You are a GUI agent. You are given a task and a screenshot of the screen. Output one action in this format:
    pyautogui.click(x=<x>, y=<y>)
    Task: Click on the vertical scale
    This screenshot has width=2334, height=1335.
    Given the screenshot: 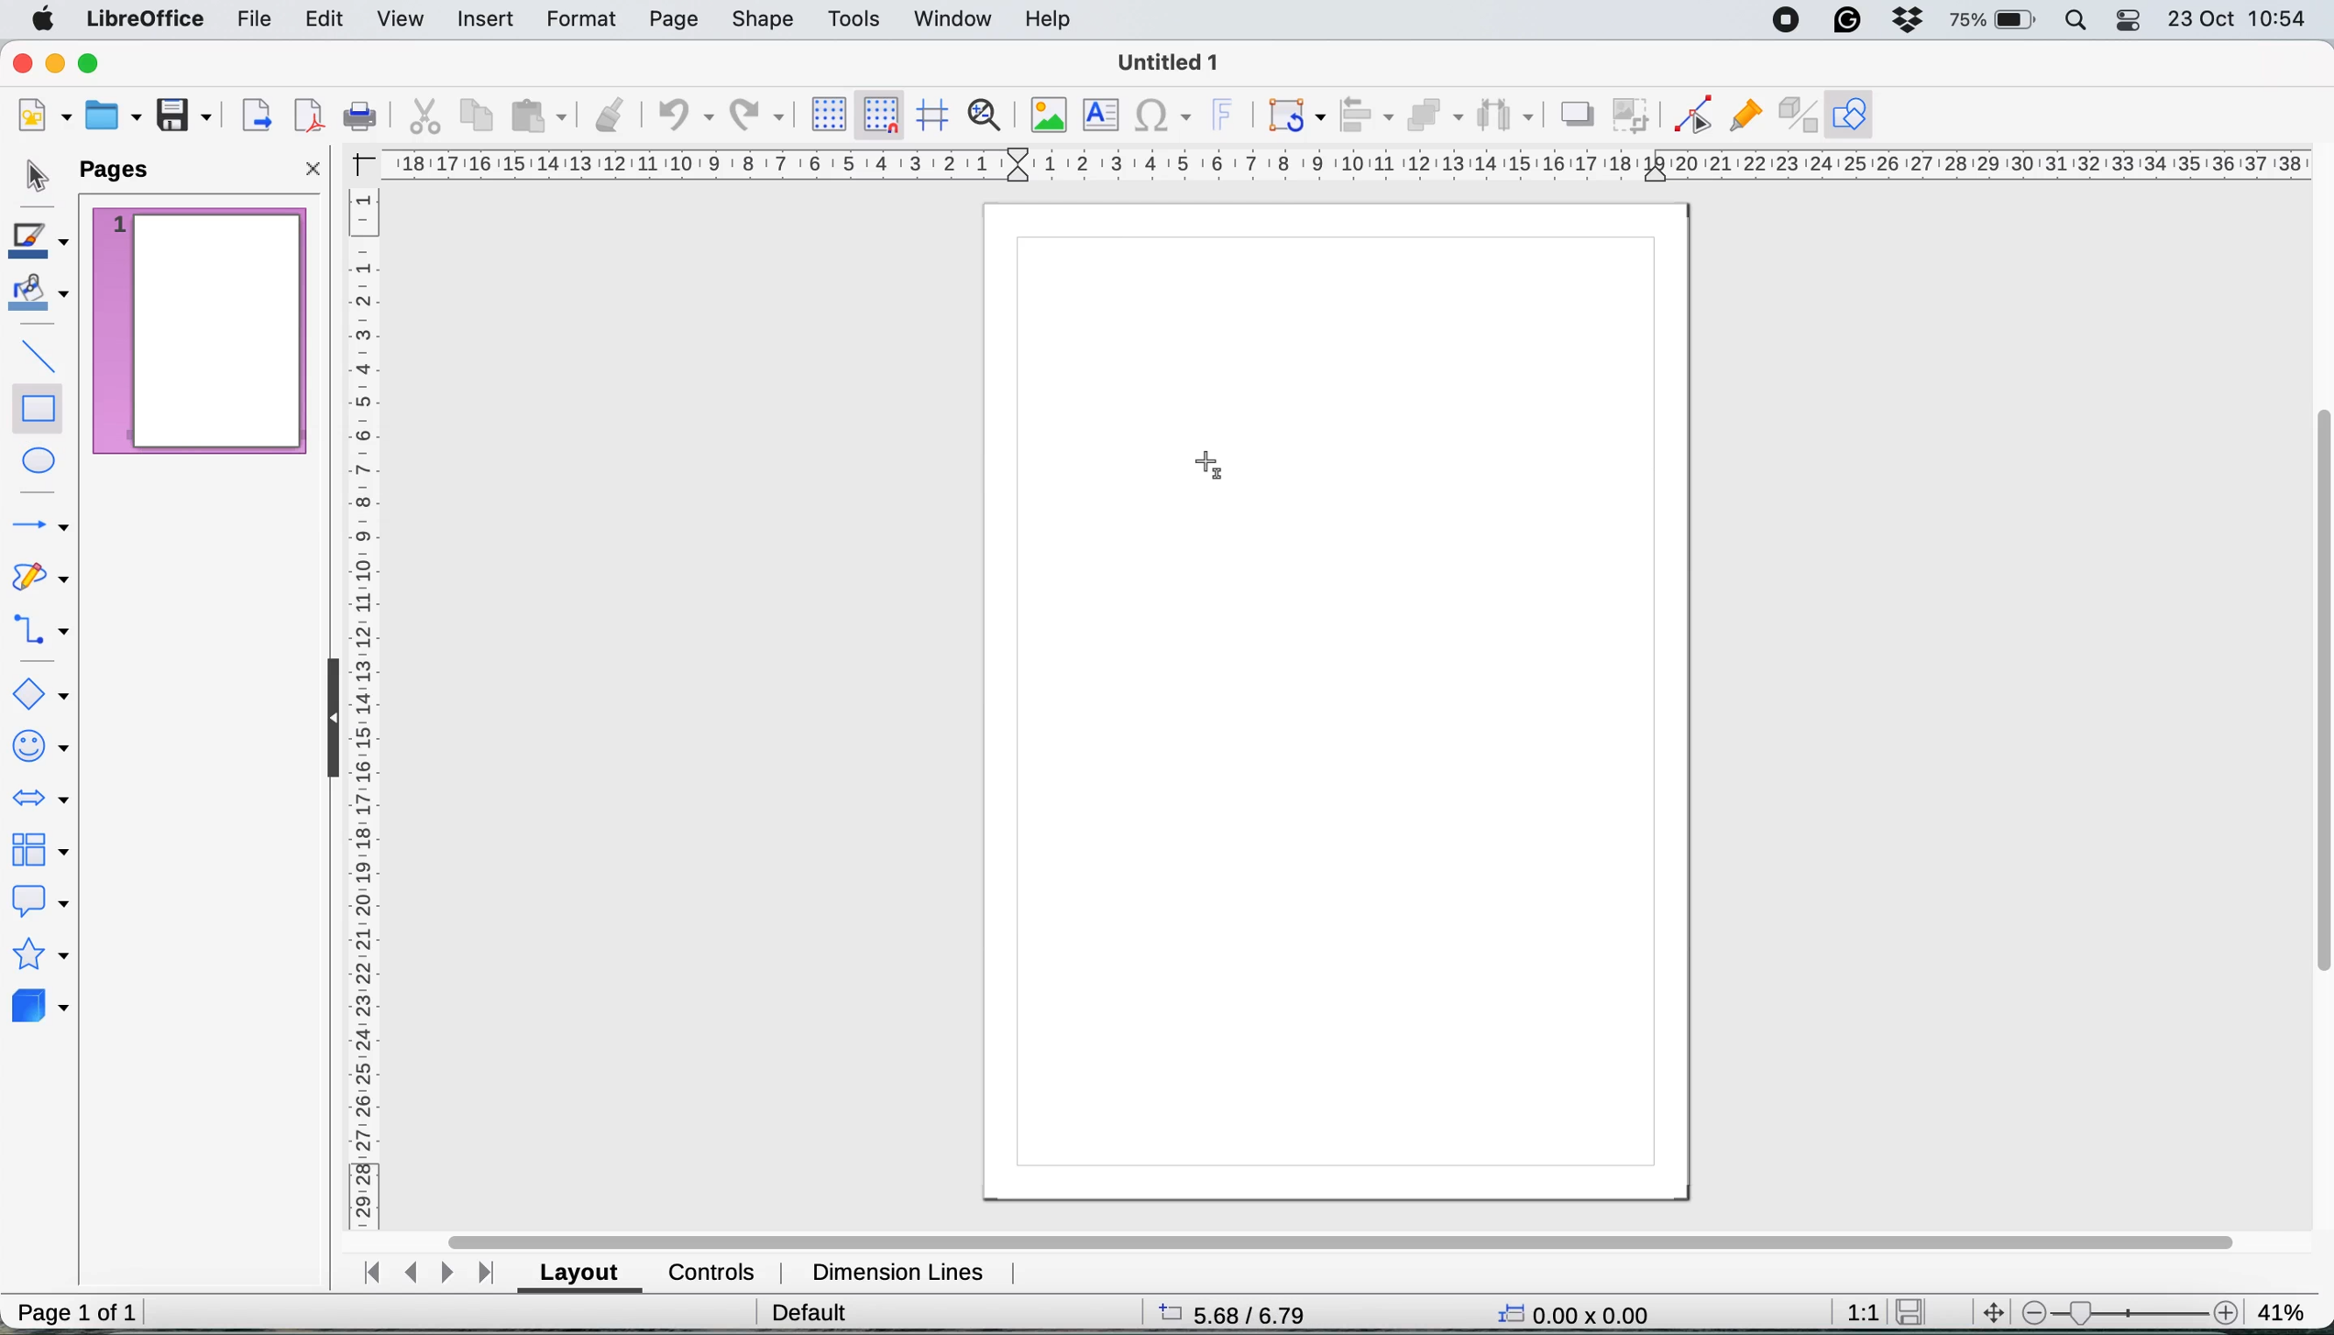 What is the action you would take?
    pyautogui.click(x=362, y=705)
    